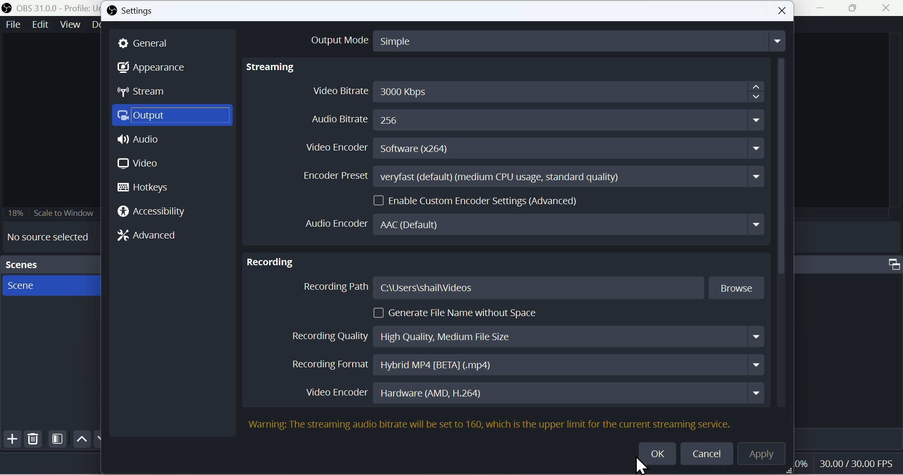 The width and height of the screenshot is (903, 475). I want to click on Video Encoder, so click(536, 149).